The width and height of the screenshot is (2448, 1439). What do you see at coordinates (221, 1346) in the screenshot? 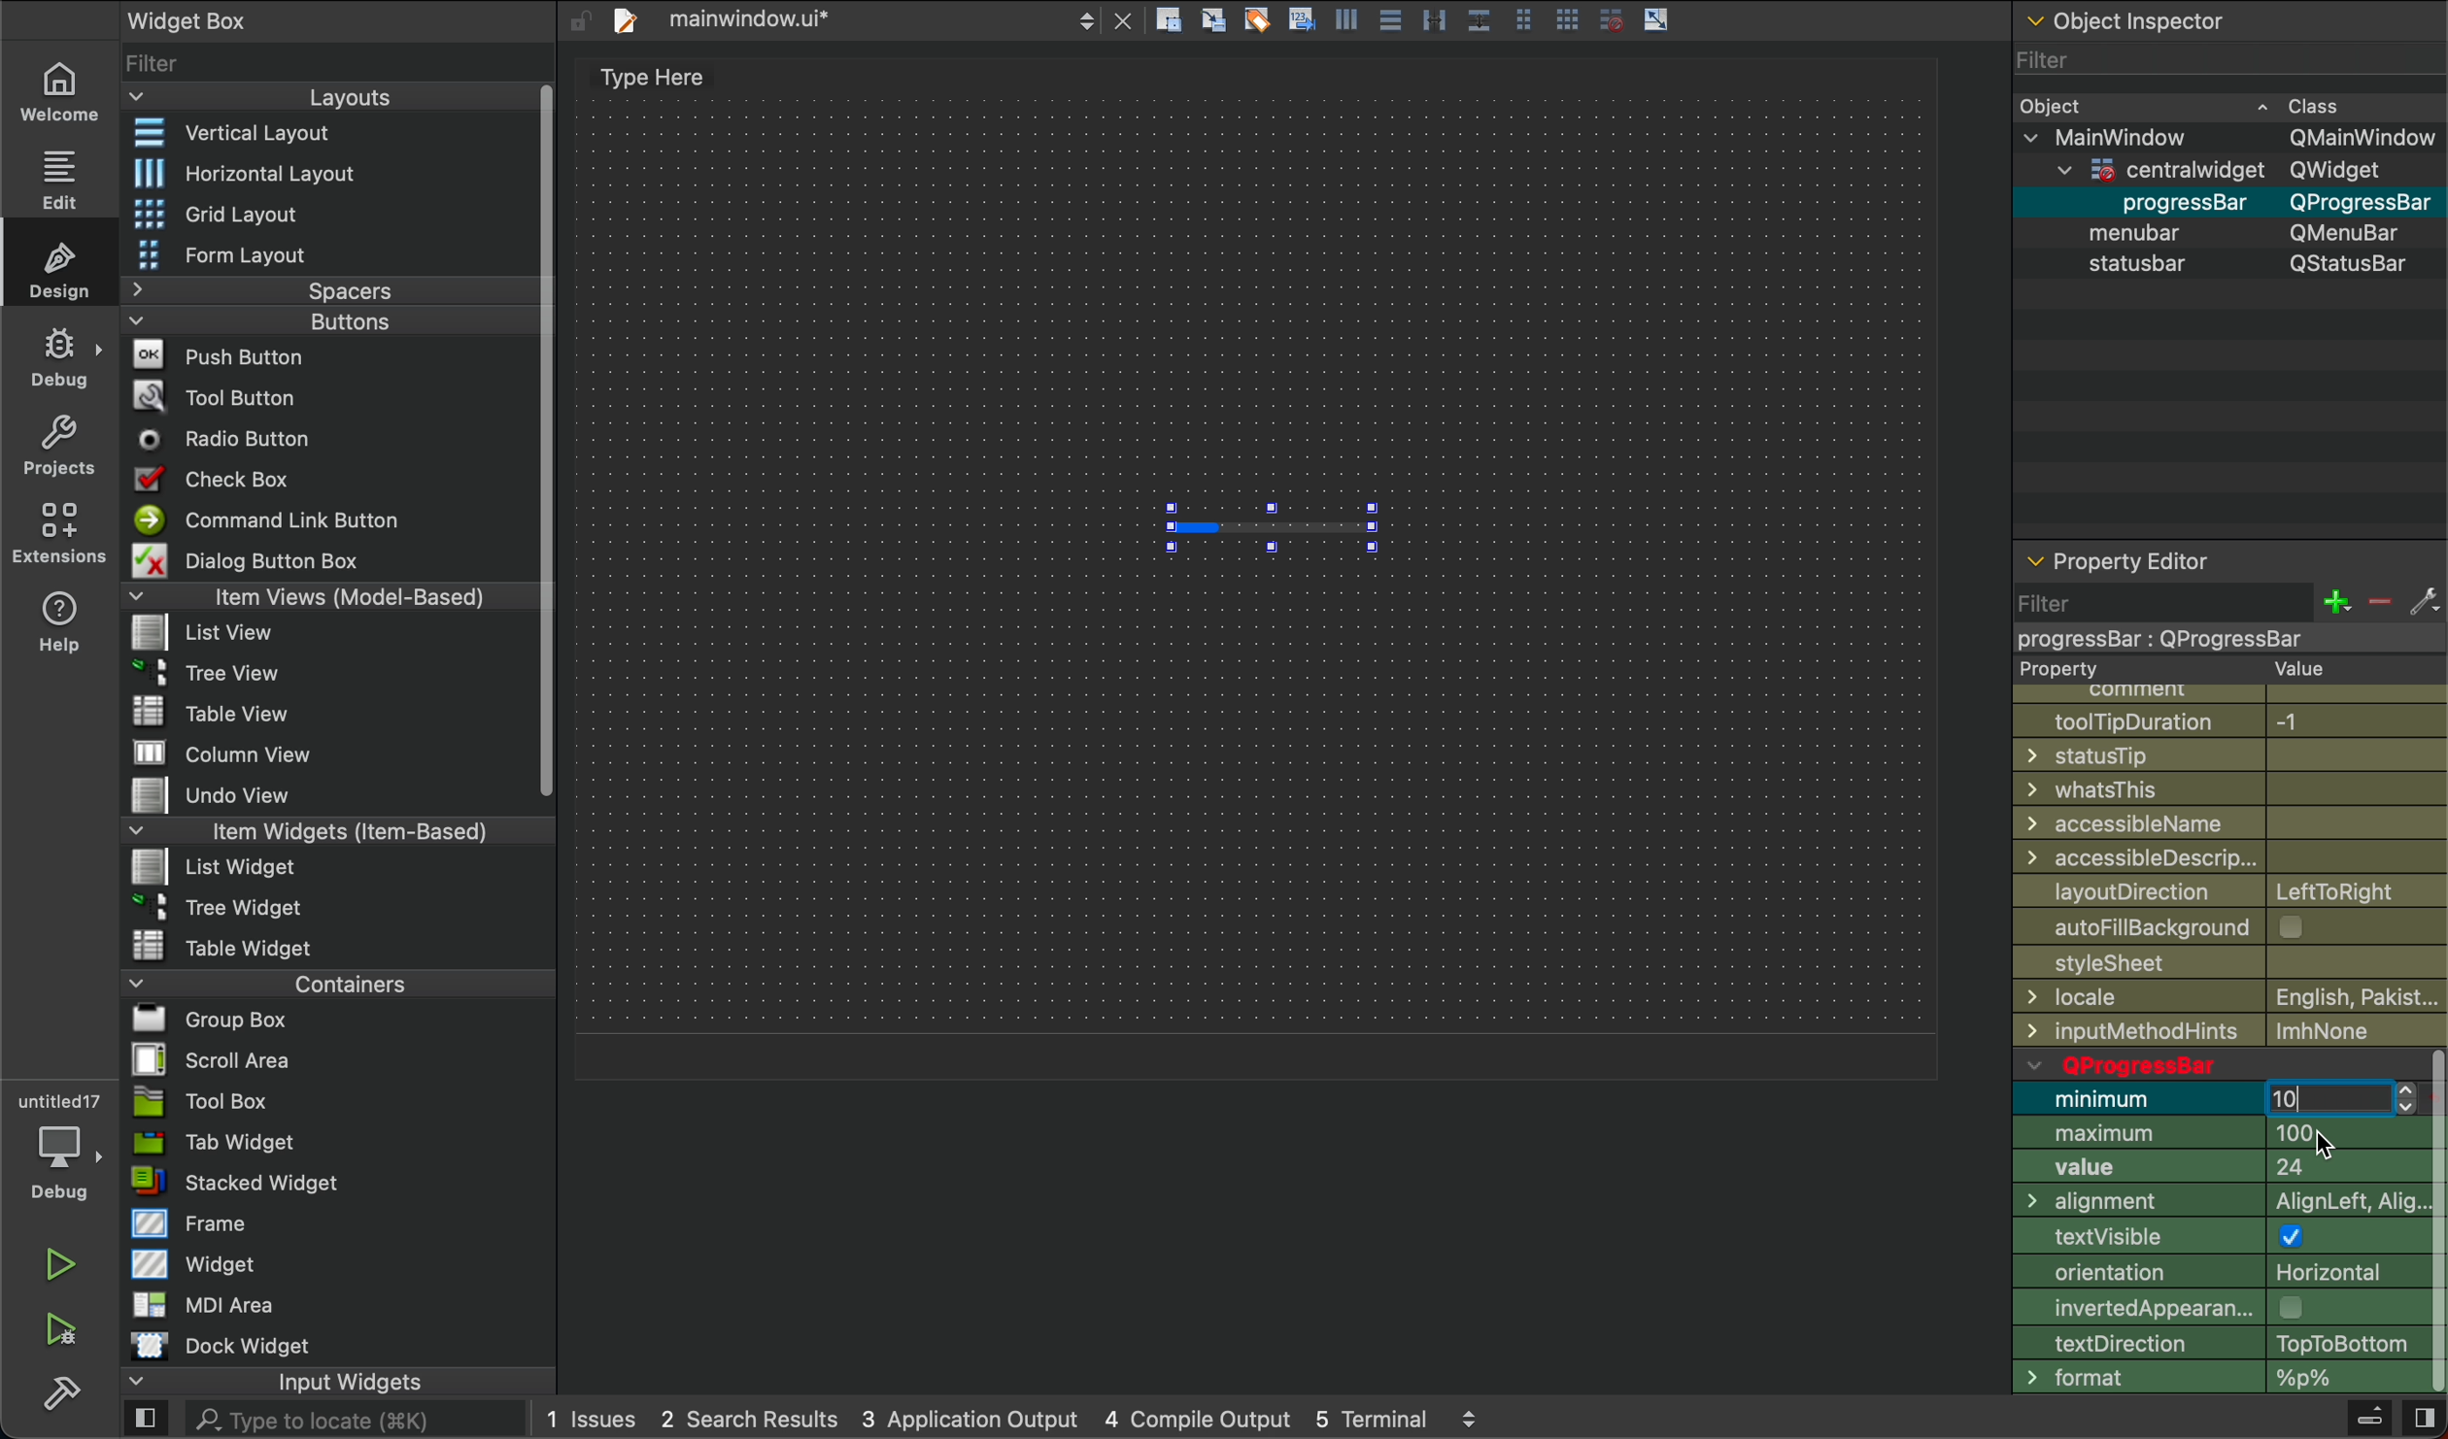
I see `Dock WIdget` at bounding box center [221, 1346].